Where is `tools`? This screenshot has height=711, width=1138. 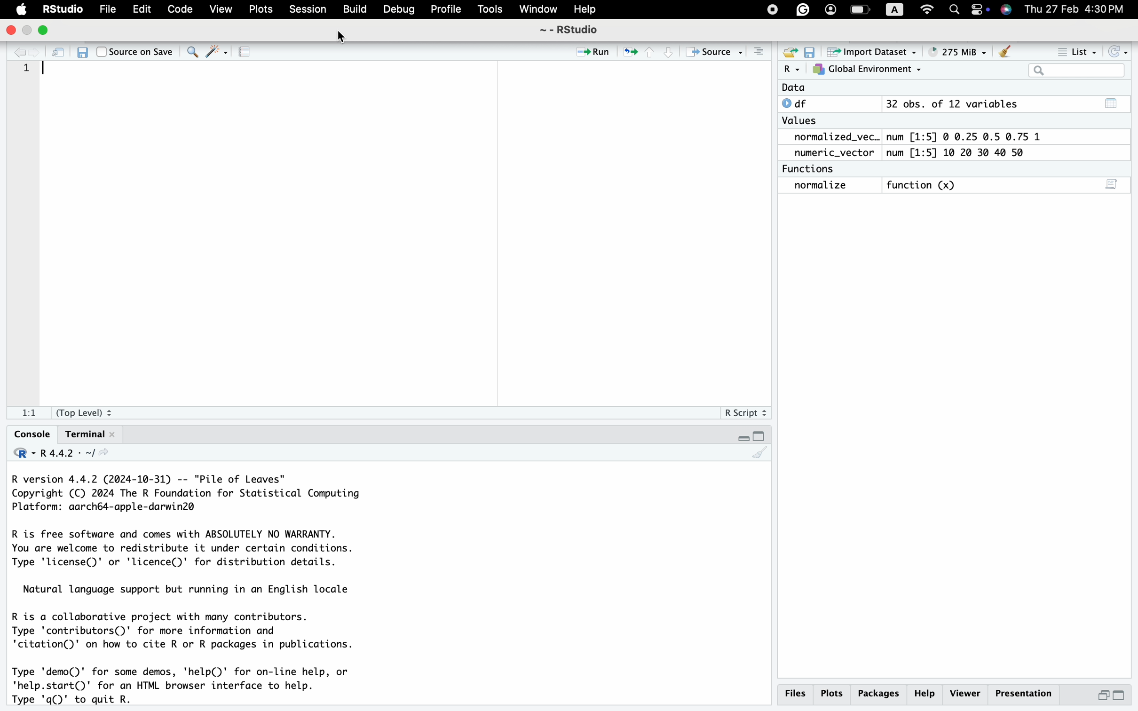
tools is located at coordinates (491, 9).